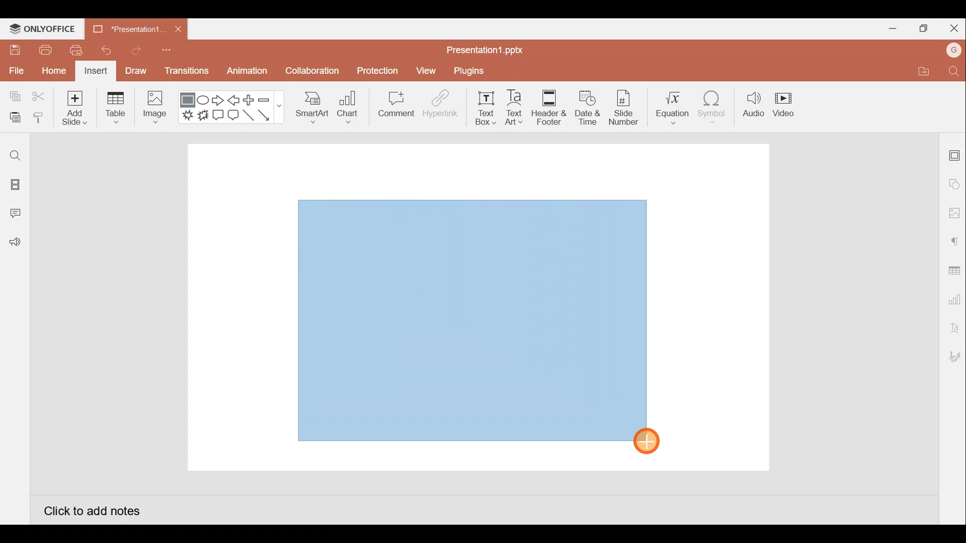  What do you see at coordinates (187, 73) in the screenshot?
I see `Transitions` at bounding box center [187, 73].